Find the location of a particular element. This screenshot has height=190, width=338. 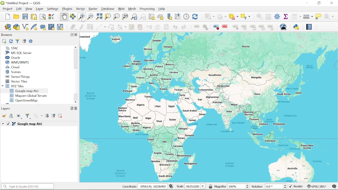

Magnifier is located at coordinates (236, 186).